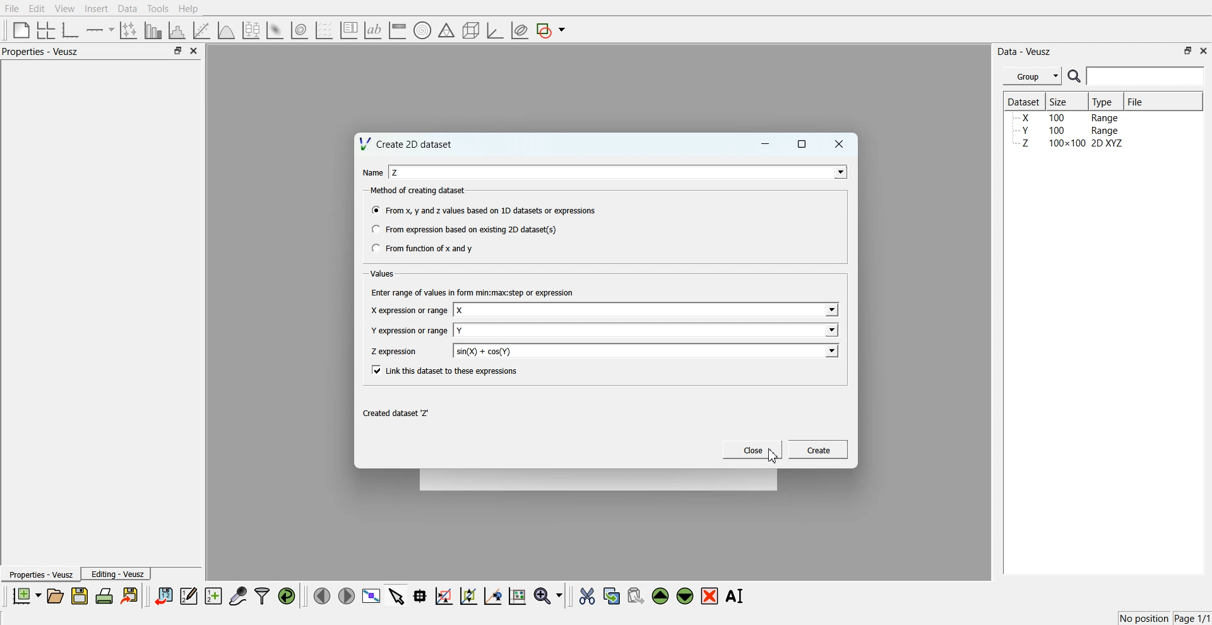  What do you see at coordinates (520, 31) in the screenshot?
I see `Plot covariance ellipsis` at bounding box center [520, 31].